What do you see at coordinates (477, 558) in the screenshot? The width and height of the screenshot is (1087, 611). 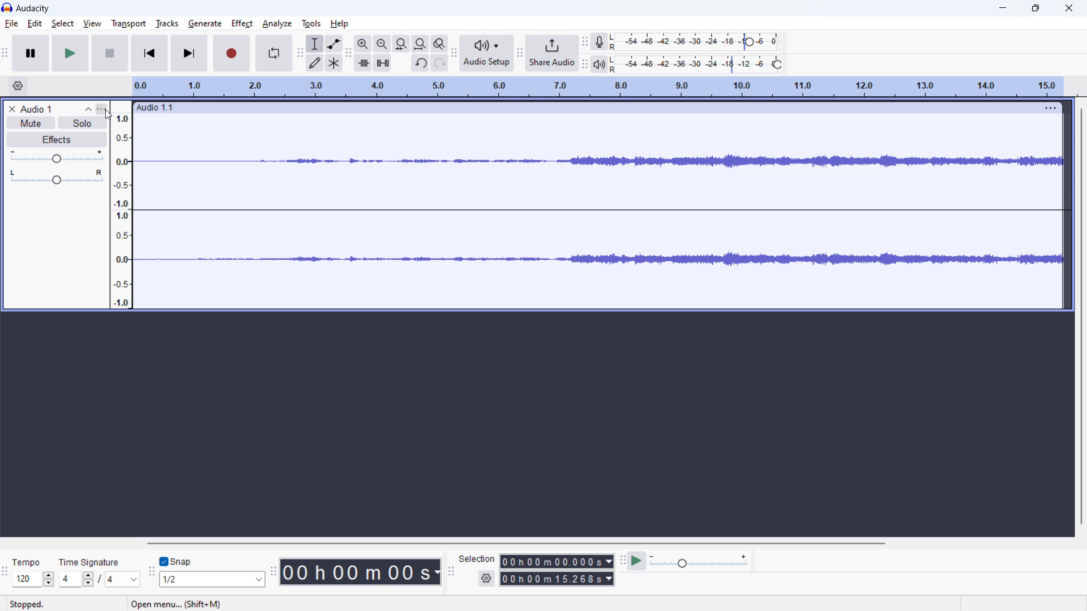 I see `Selection` at bounding box center [477, 558].